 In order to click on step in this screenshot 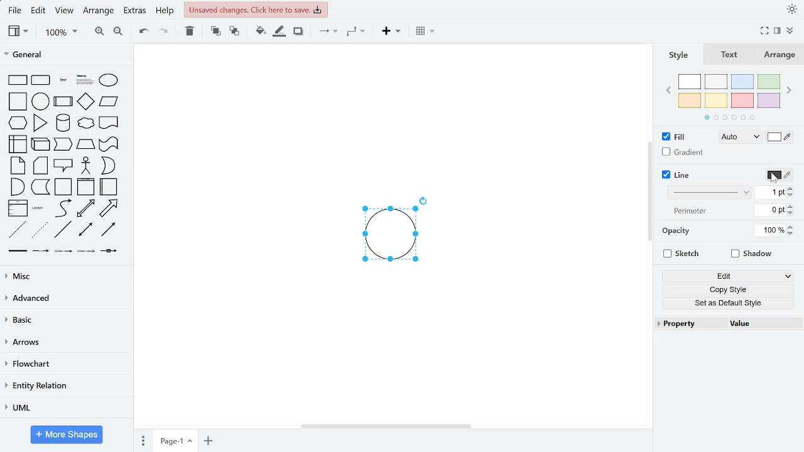, I will do `click(63, 145)`.